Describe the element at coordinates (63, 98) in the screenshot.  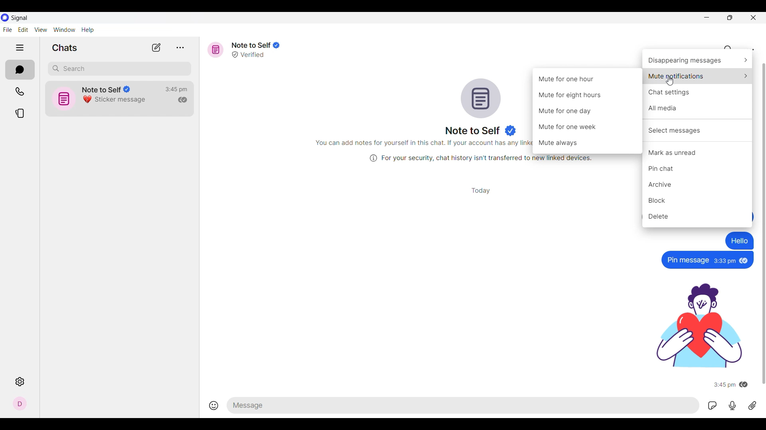
I see `icon` at that location.